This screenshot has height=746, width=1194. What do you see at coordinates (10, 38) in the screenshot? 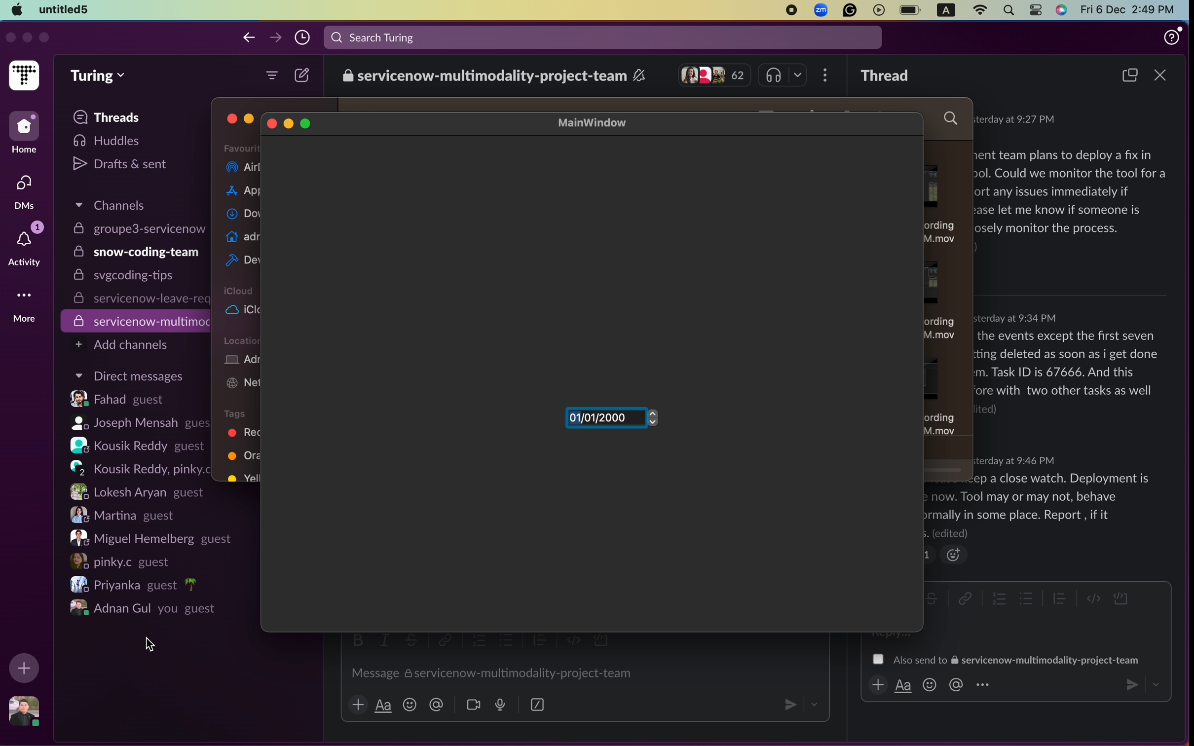
I see `close` at bounding box center [10, 38].